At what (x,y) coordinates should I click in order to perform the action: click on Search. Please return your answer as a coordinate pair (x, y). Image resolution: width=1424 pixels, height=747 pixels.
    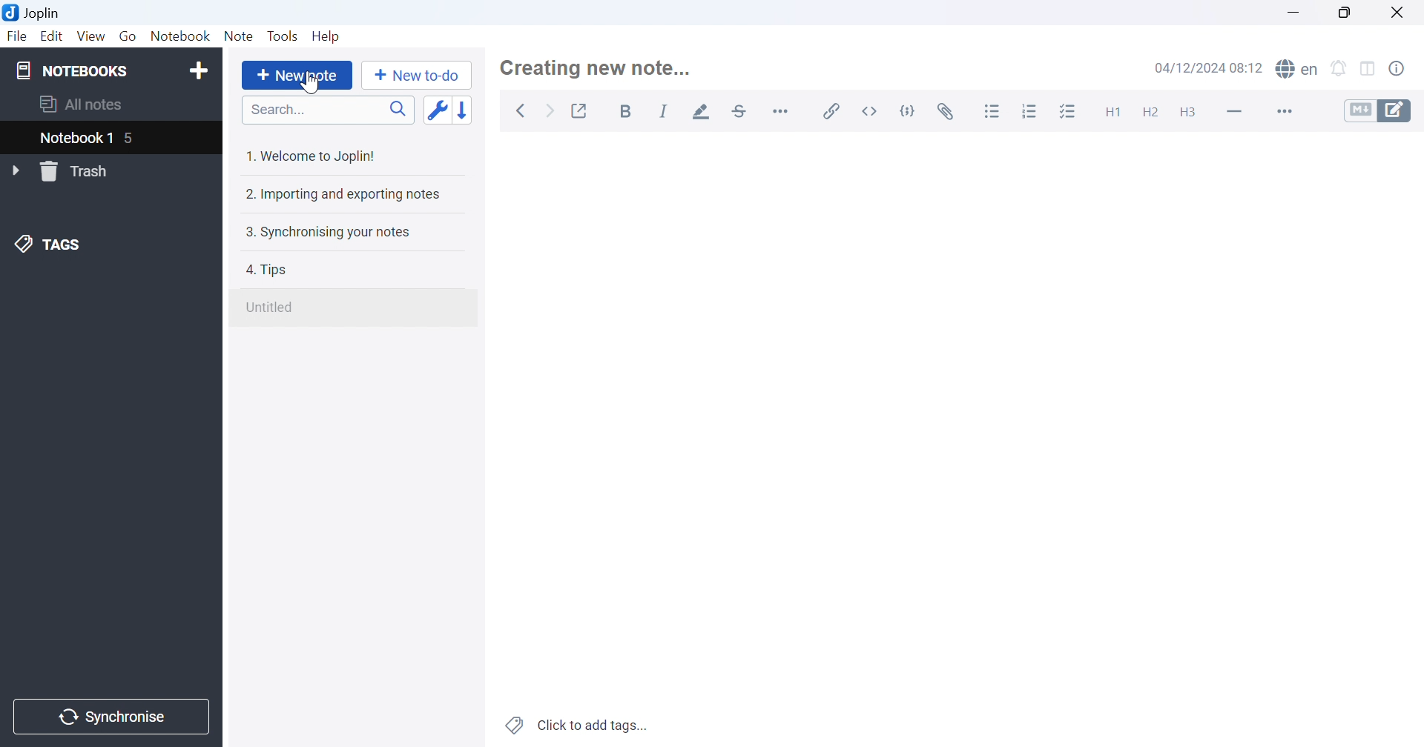
    Looking at the image, I should click on (328, 110).